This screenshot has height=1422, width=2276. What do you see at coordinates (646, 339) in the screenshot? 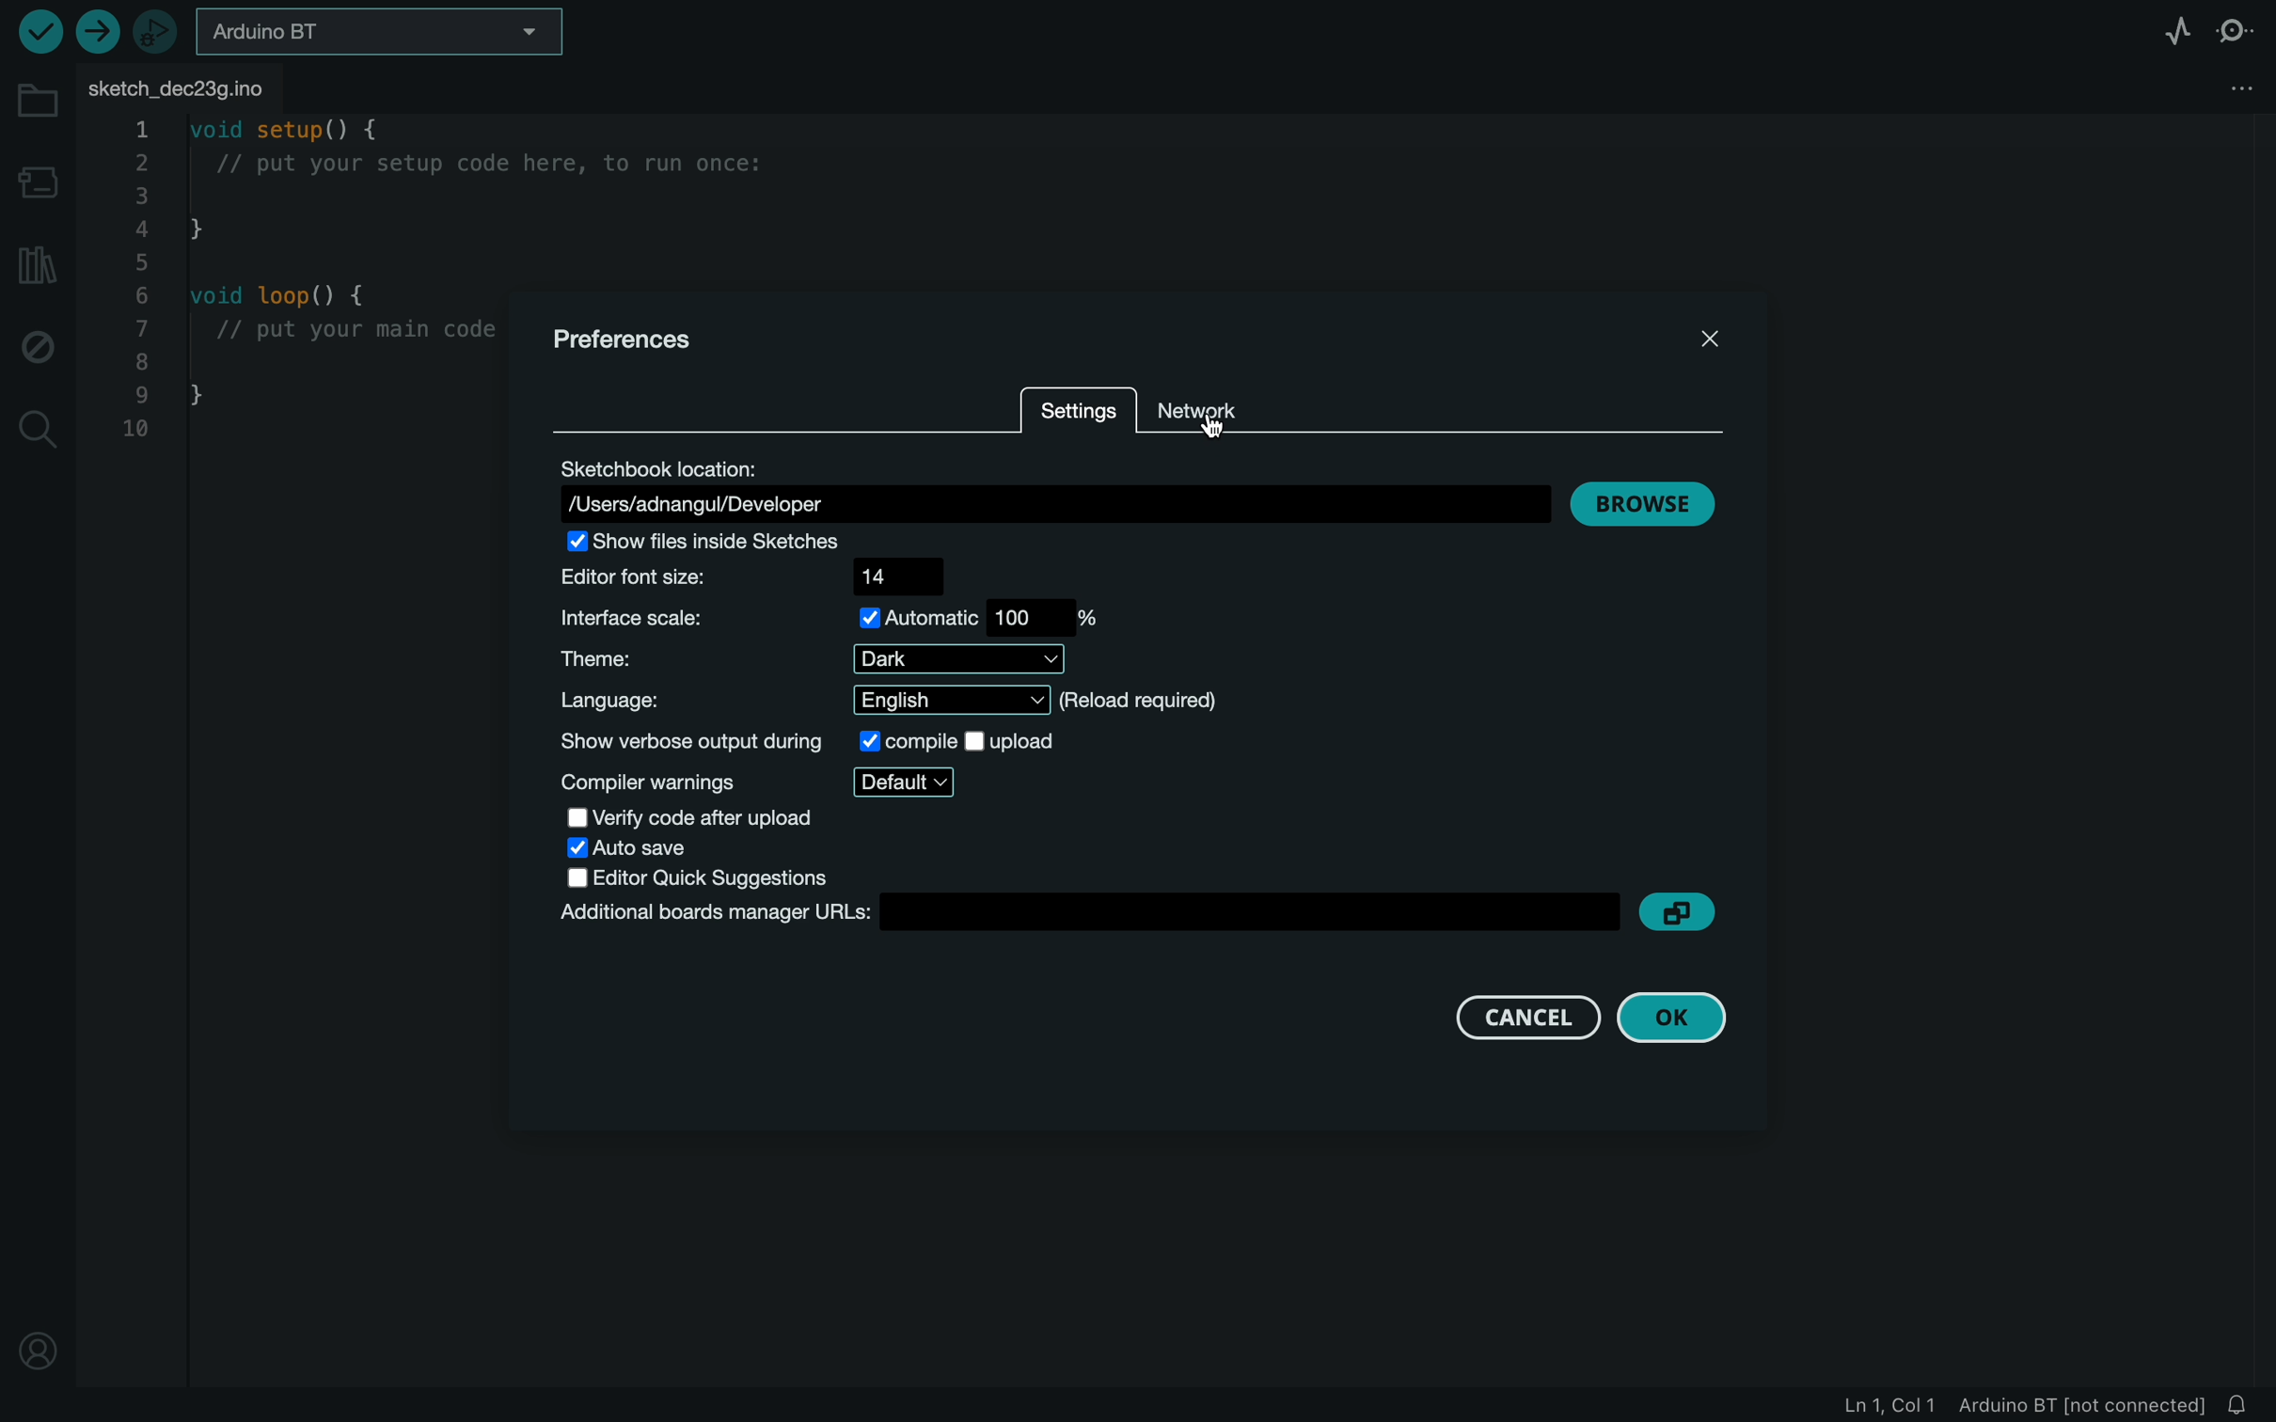
I see `preferences` at bounding box center [646, 339].